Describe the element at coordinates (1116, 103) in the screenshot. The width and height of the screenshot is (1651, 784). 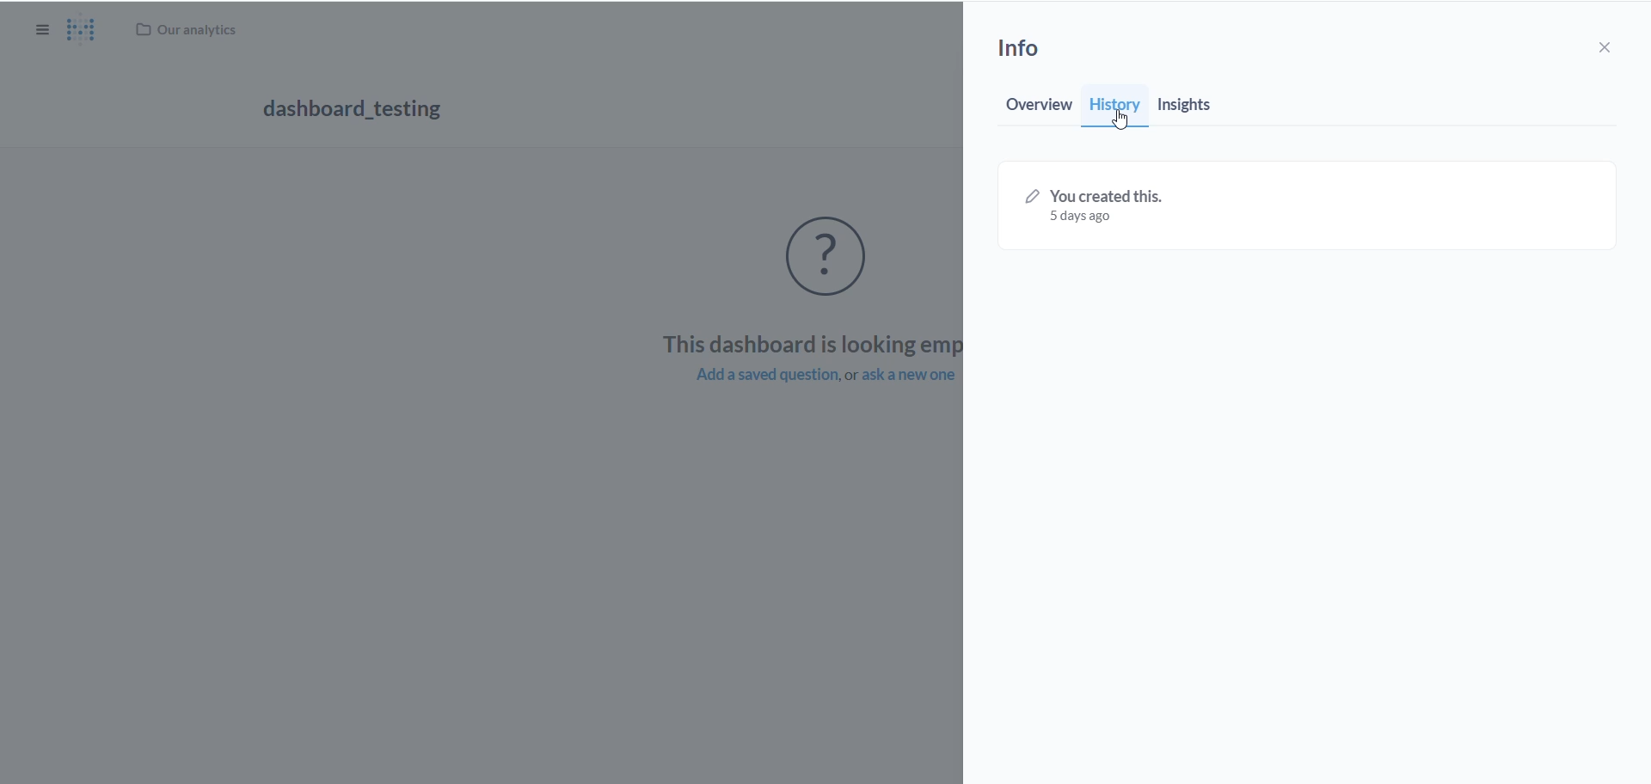
I see `history` at that location.